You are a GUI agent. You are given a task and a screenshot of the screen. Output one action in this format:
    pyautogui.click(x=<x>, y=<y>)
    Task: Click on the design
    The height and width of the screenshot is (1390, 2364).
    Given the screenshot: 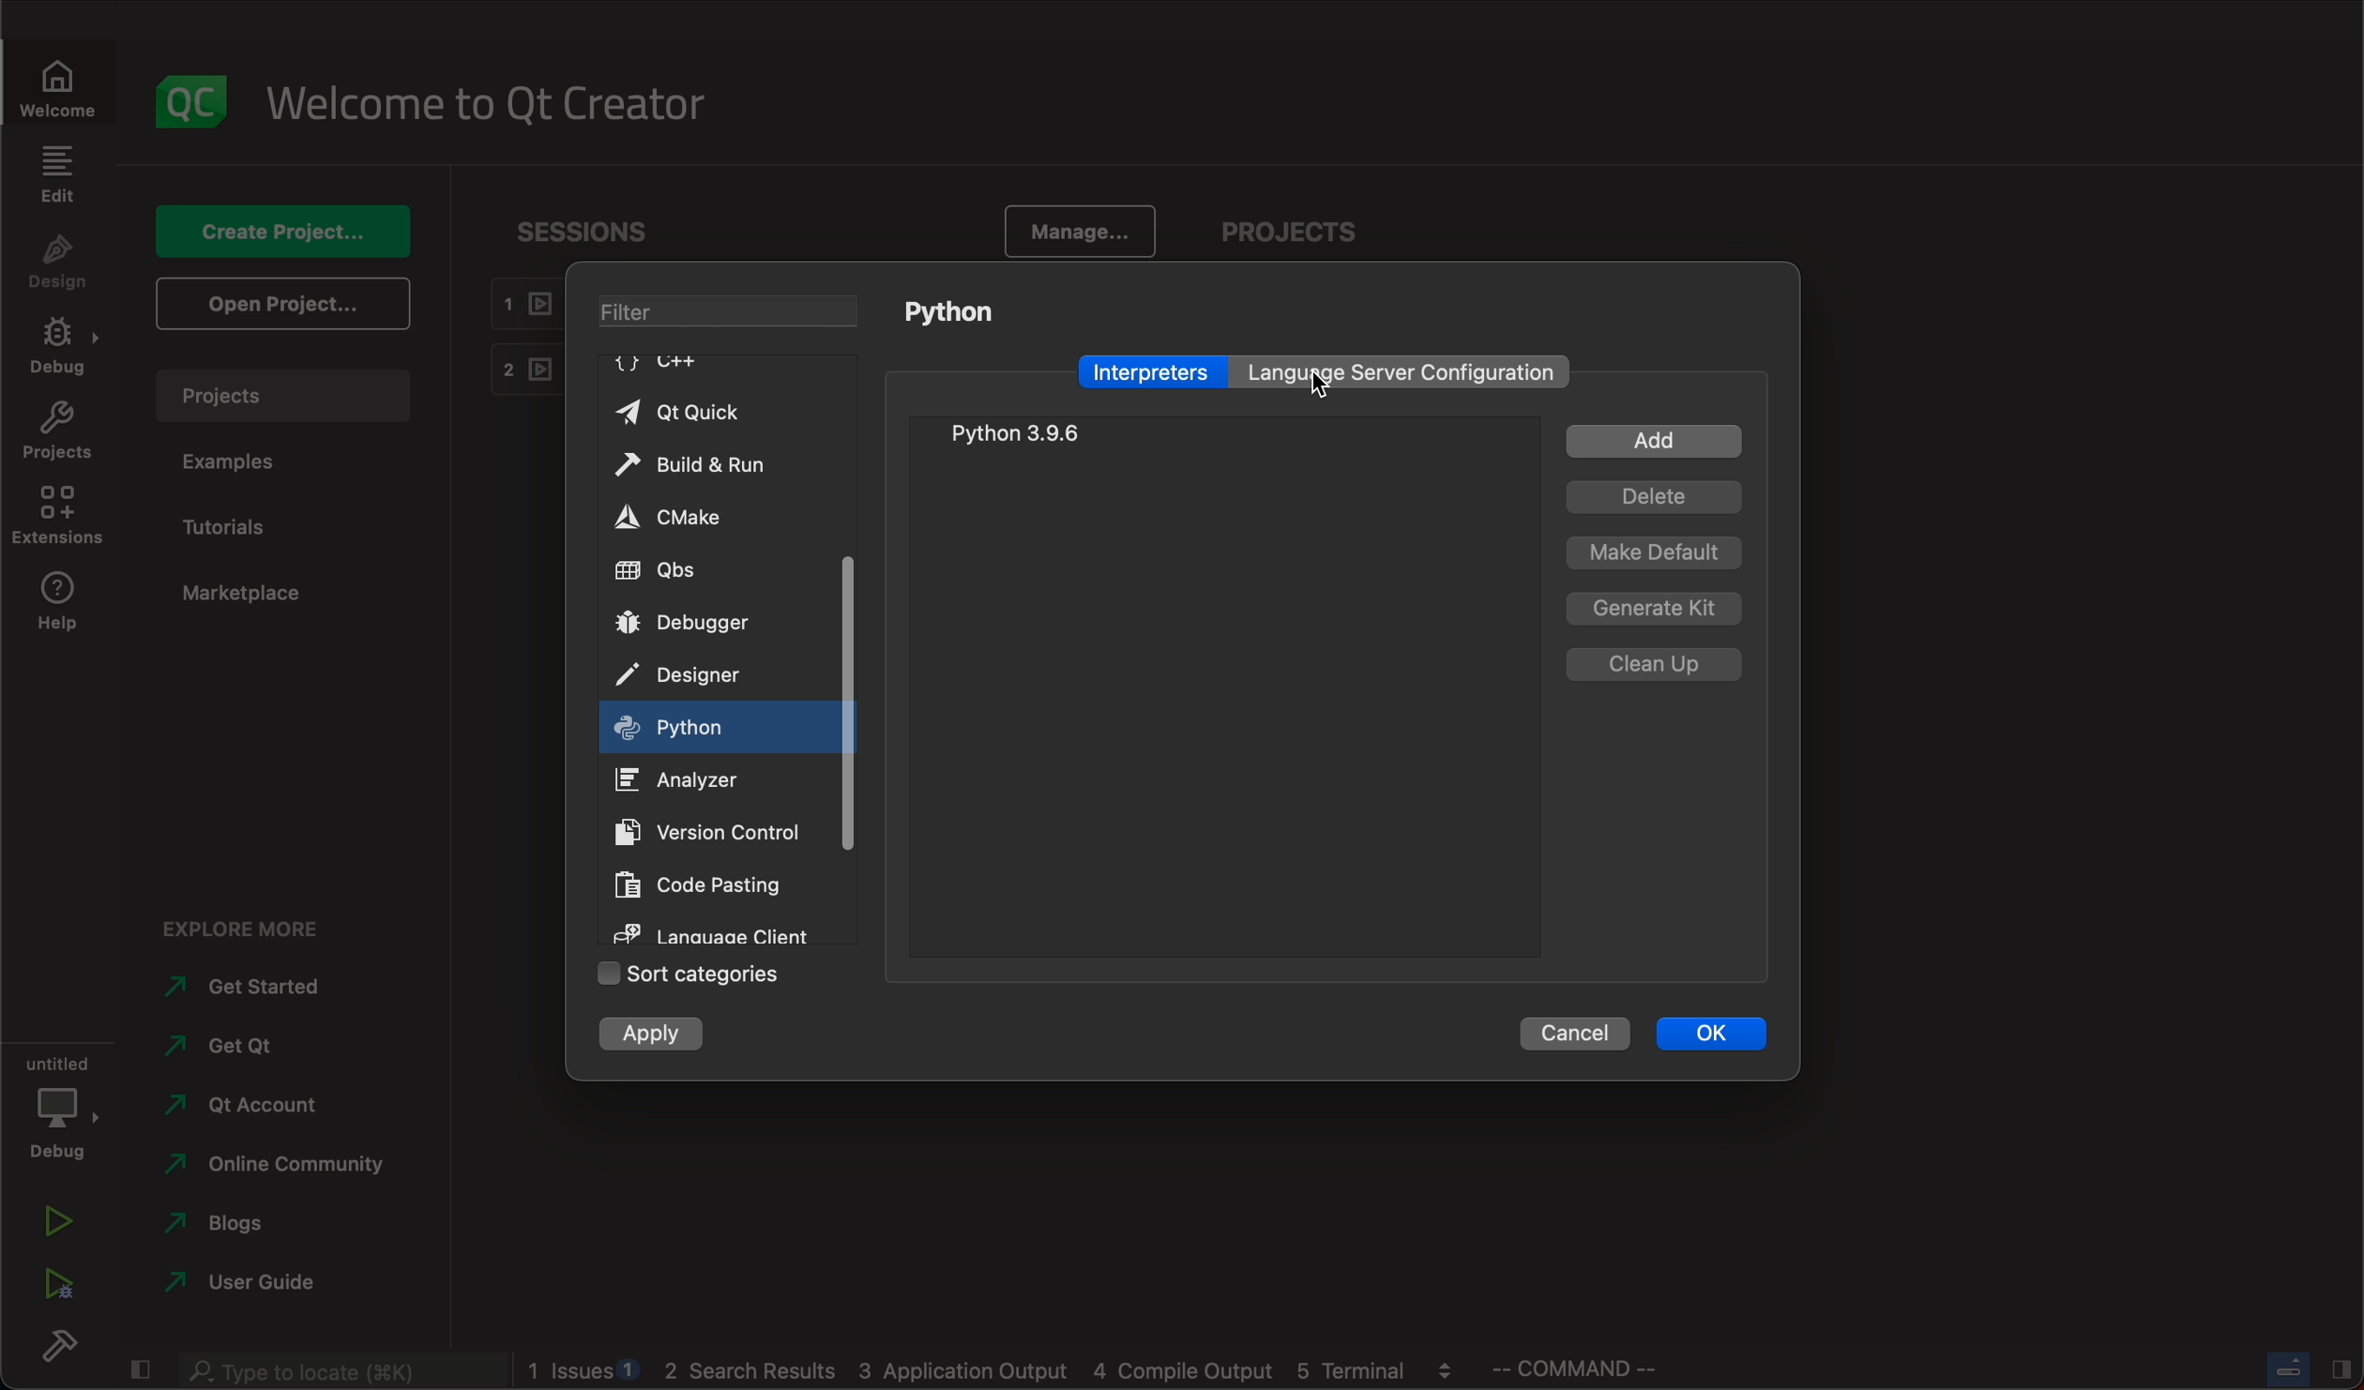 What is the action you would take?
    pyautogui.click(x=52, y=263)
    